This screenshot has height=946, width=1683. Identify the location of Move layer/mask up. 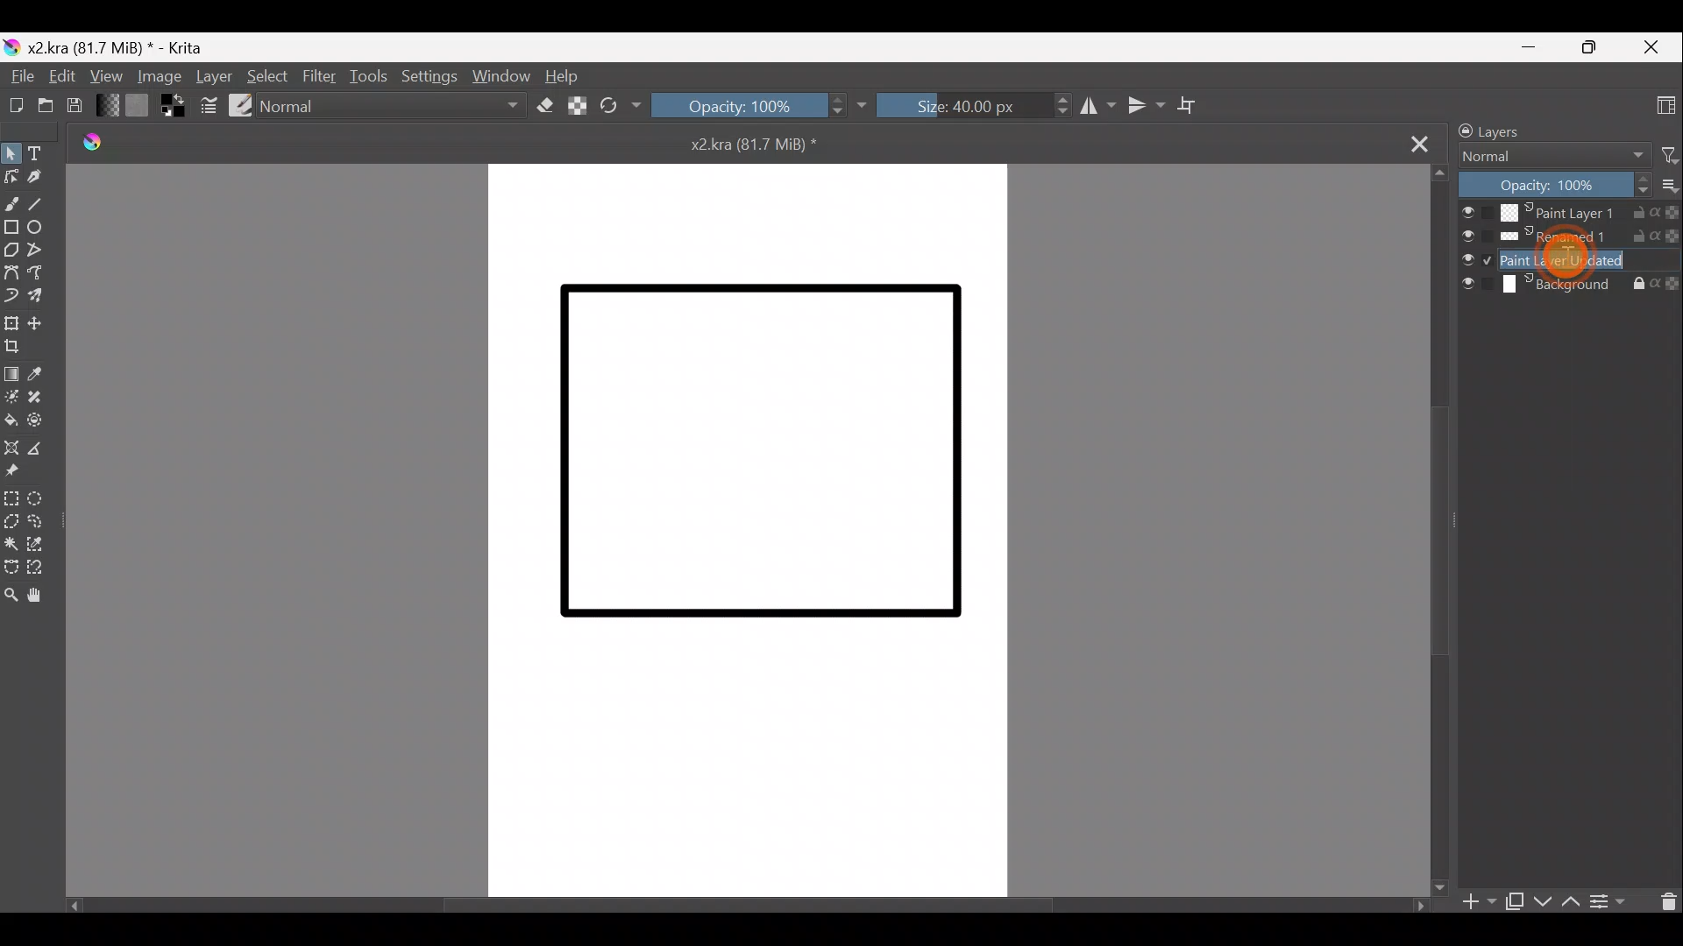
(1574, 900).